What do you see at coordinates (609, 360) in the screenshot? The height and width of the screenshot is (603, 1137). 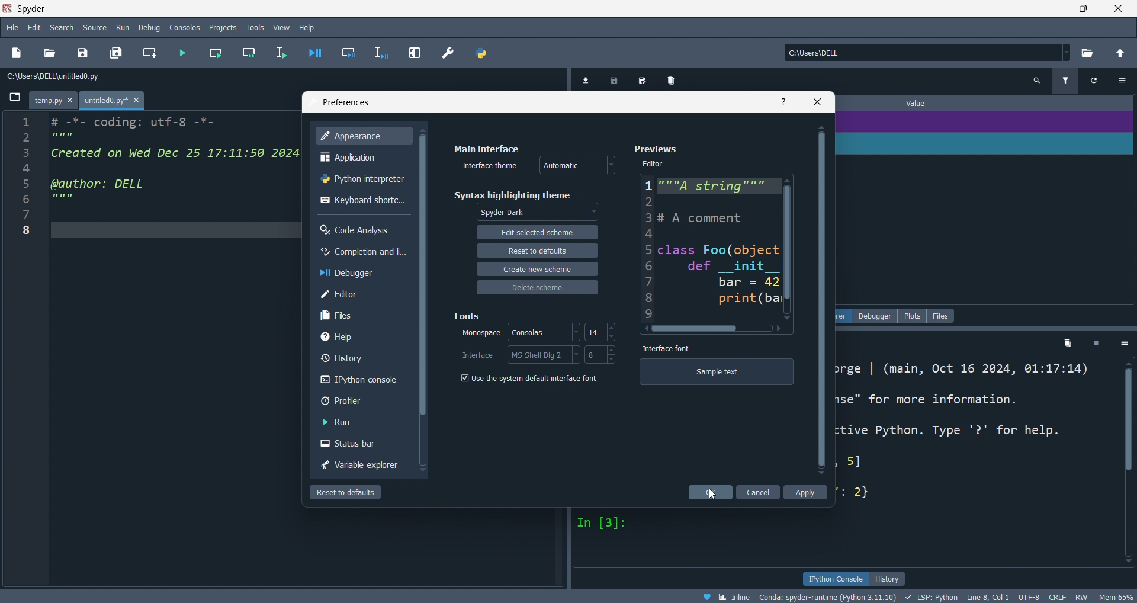 I see `decrease` at bounding box center [609, 360].